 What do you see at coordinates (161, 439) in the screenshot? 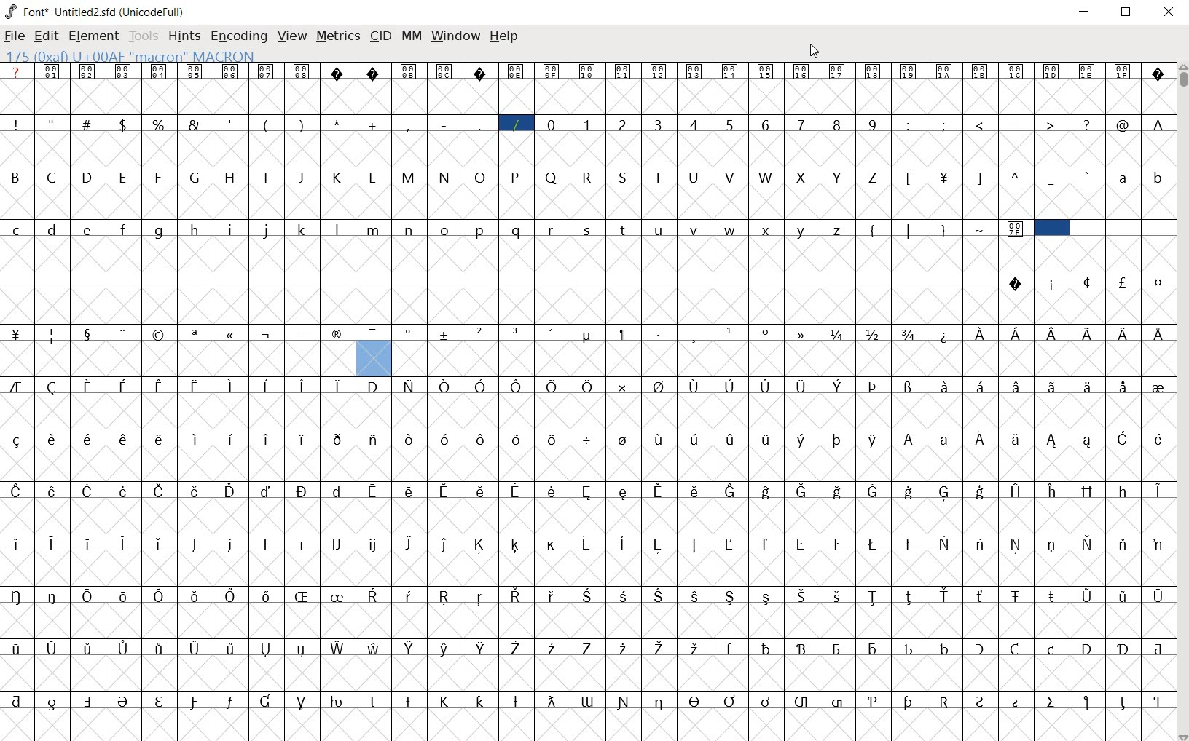
I see `Symbol` at bounding box center [161, 439].